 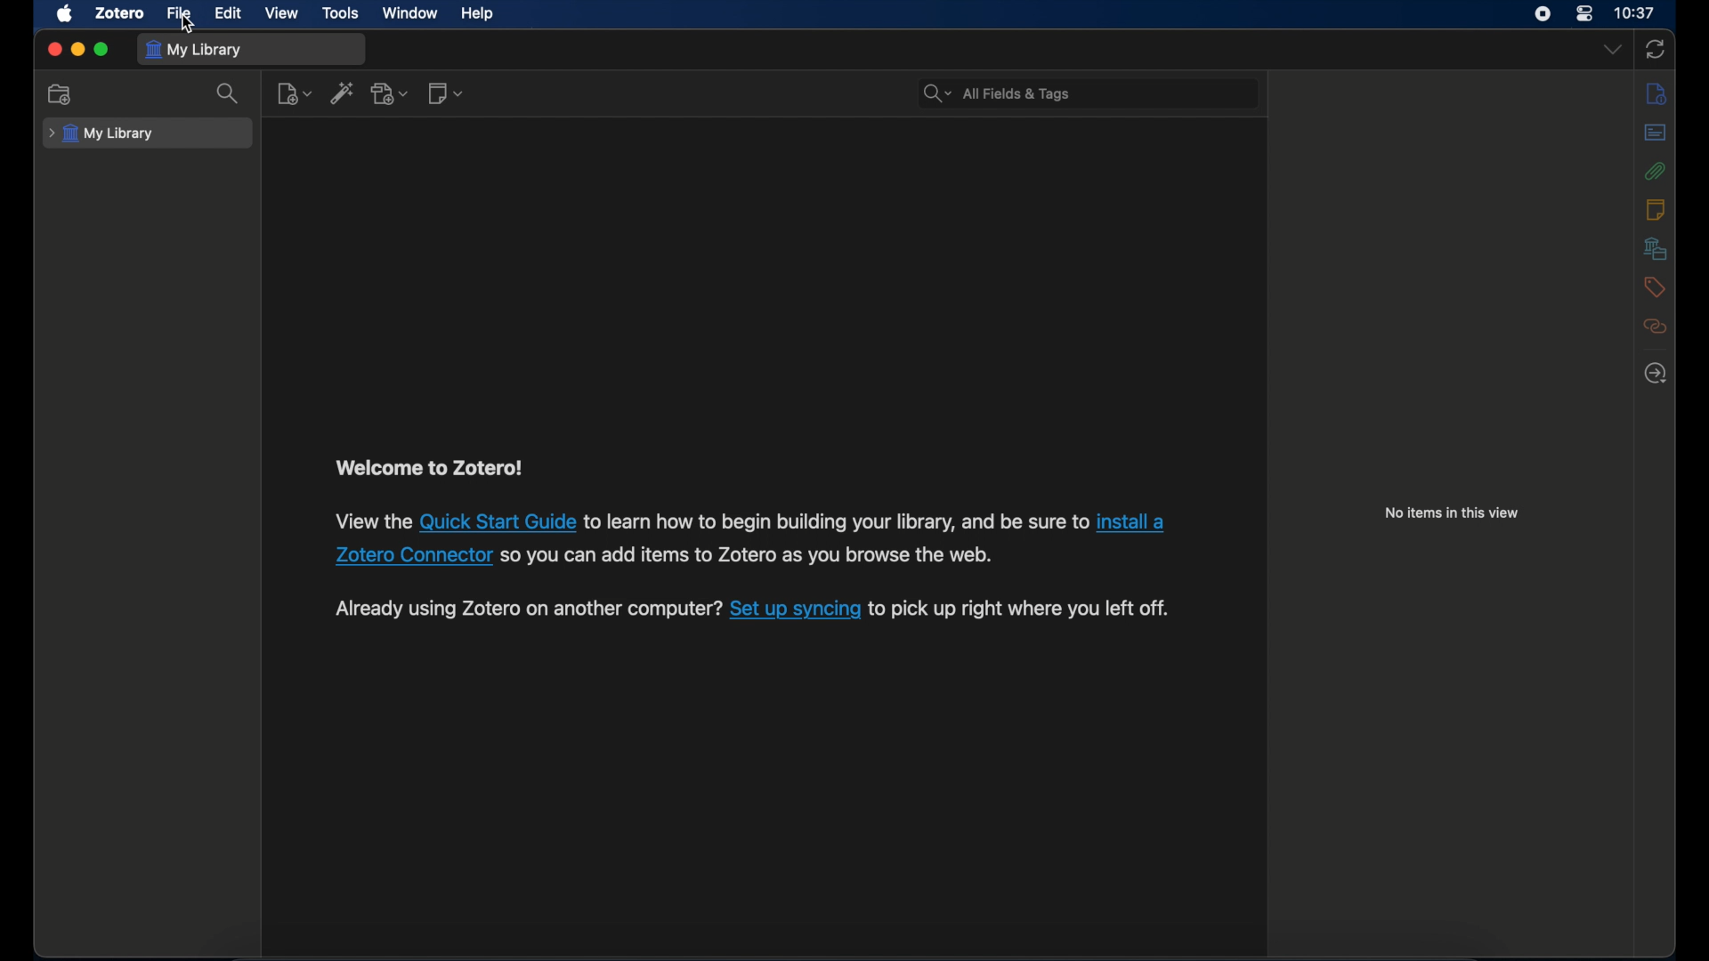 What do you see at coordinates (370, 524) in the screenshot?
I see `software information` at bounding box center [370, 524].